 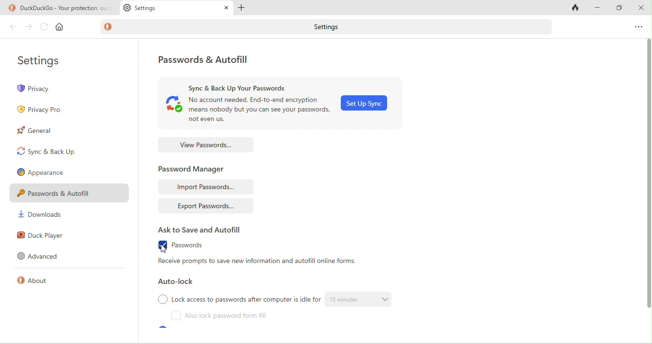 I want to click on duckduckgo-your protection our priority, so click(x=66, y=7).